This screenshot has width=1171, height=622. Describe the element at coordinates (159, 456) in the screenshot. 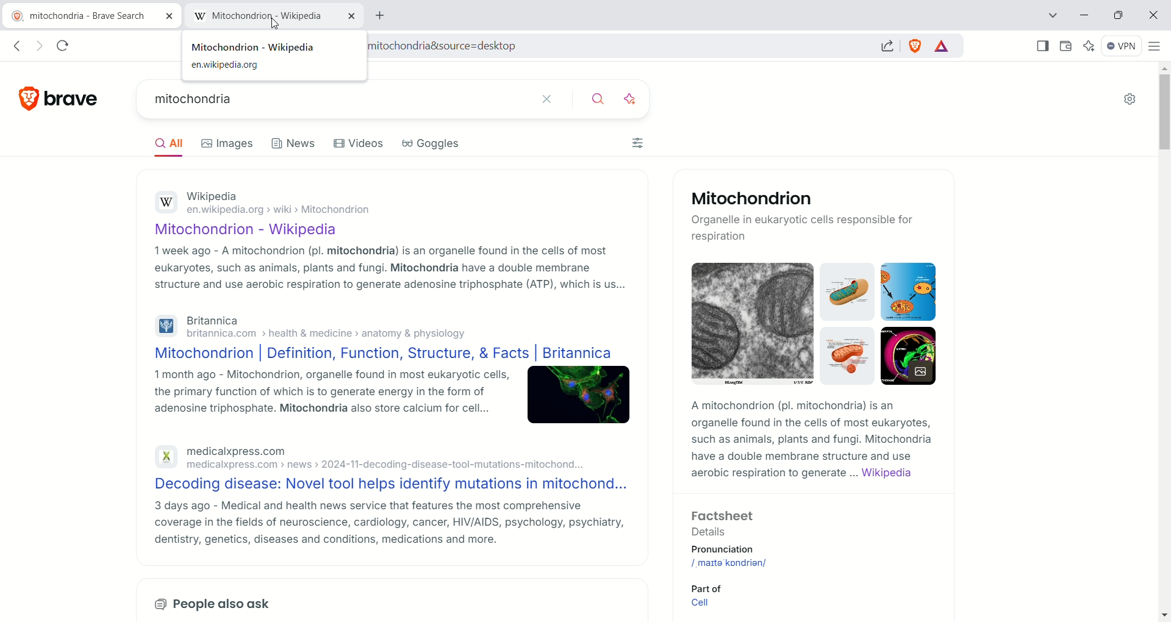

I see `medicalxpress logo` at that location.